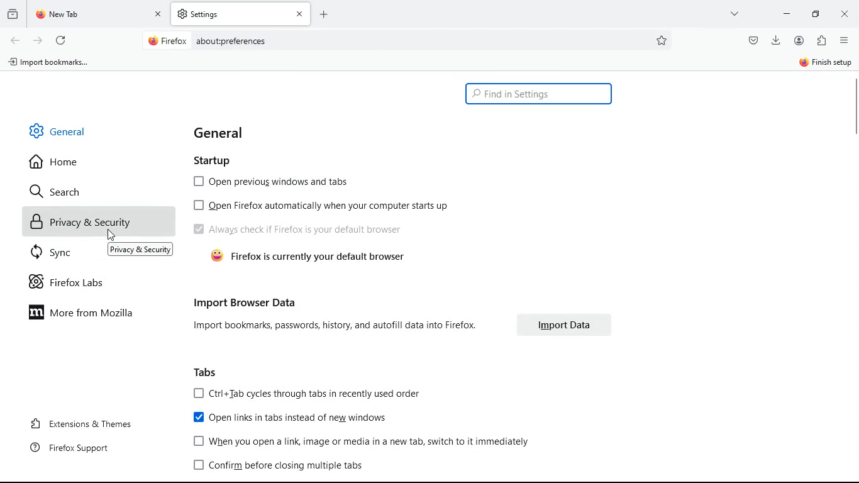 This screenshot has height=483, width=859. I want to click on firefox labs, so click(79, 285).